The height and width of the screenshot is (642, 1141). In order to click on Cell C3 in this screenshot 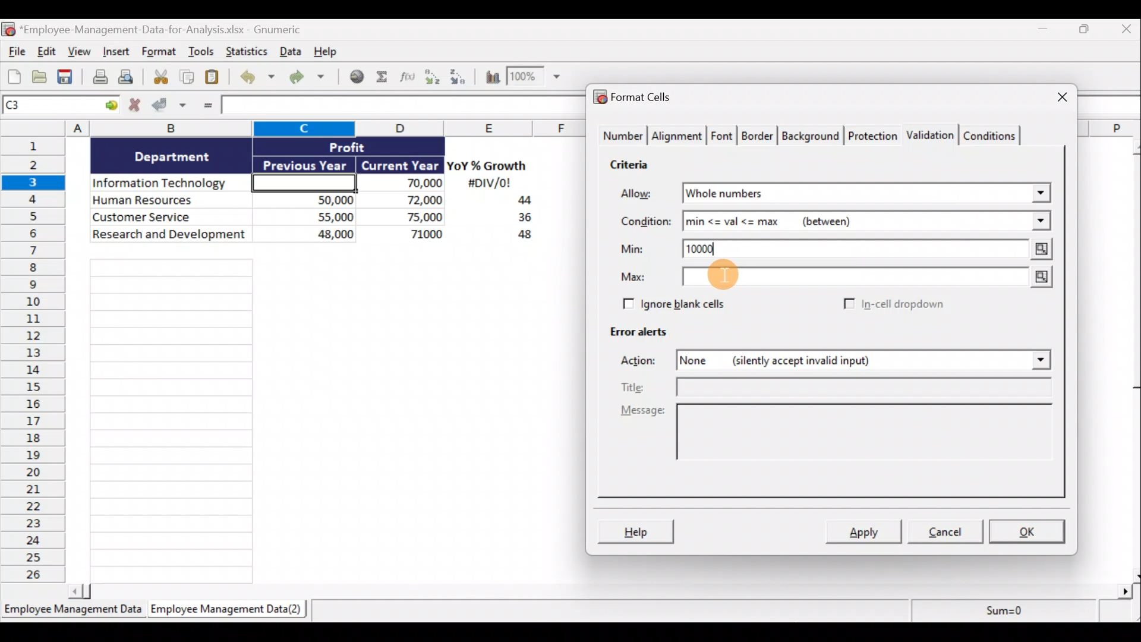, I will do `click(301, 181)`.